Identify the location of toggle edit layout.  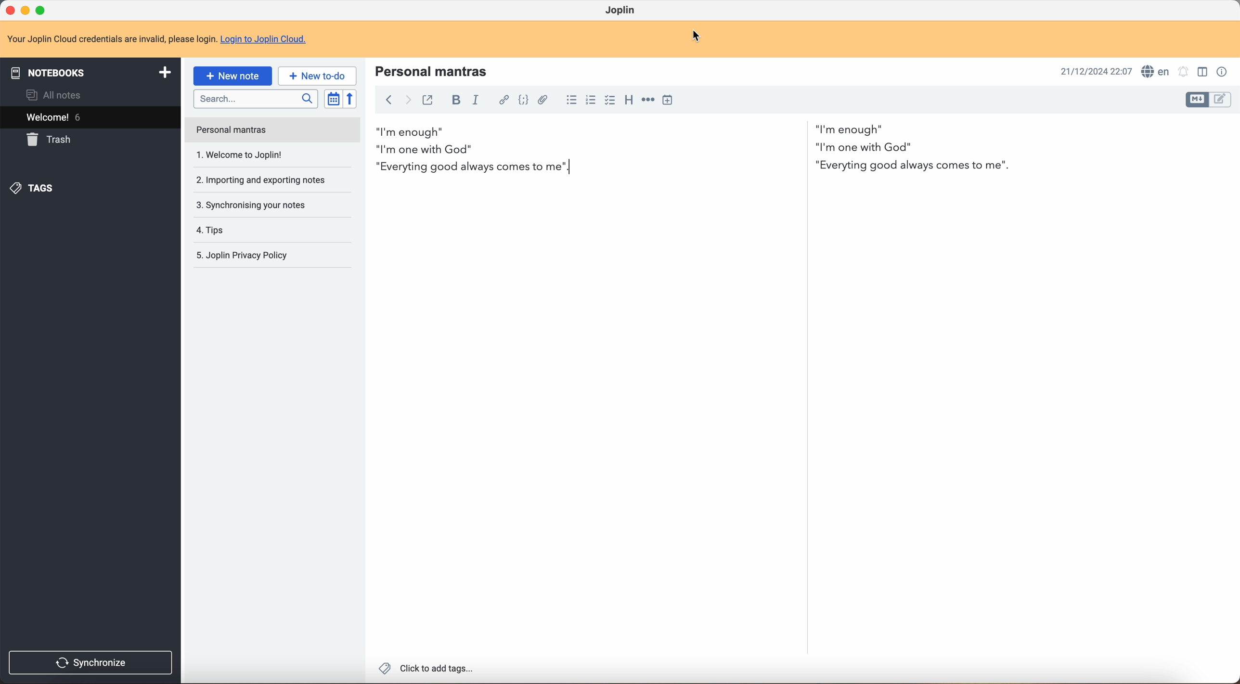
(1221, 100).